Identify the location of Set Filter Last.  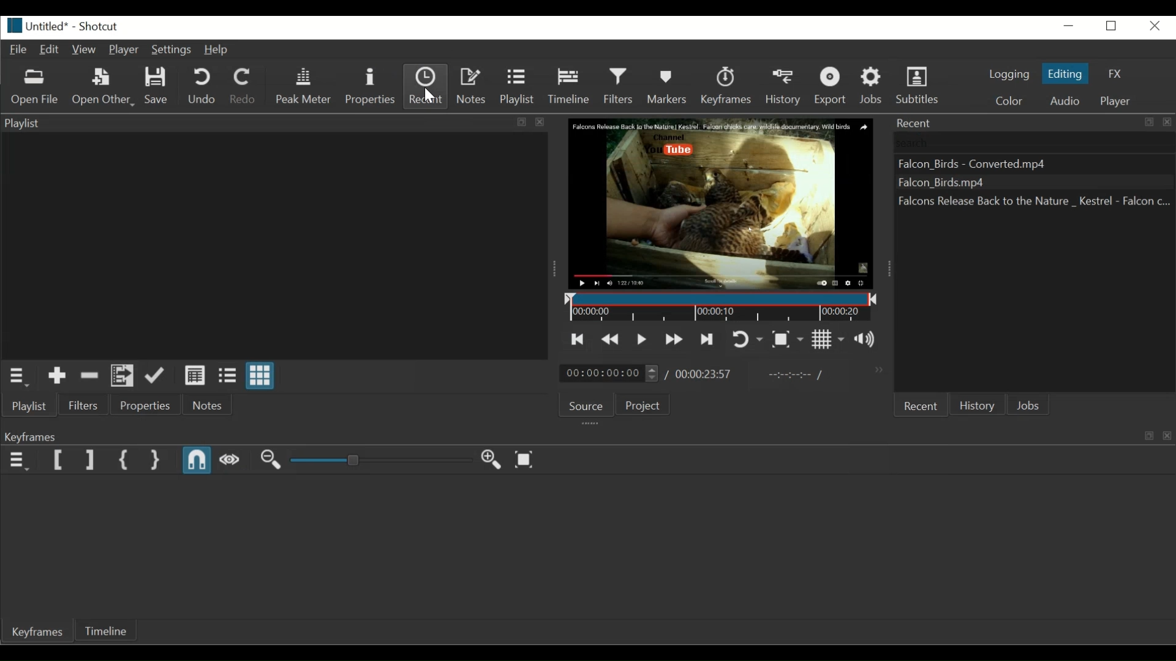
(91, 460).